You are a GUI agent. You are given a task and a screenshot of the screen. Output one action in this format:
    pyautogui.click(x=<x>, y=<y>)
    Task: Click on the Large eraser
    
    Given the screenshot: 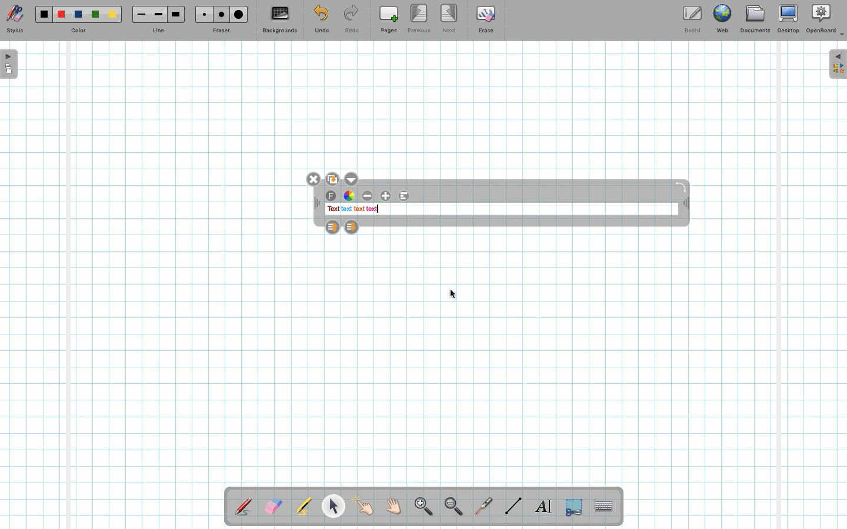 What is the action you would take?
    pyautogui.click(x=239, y=14)
    